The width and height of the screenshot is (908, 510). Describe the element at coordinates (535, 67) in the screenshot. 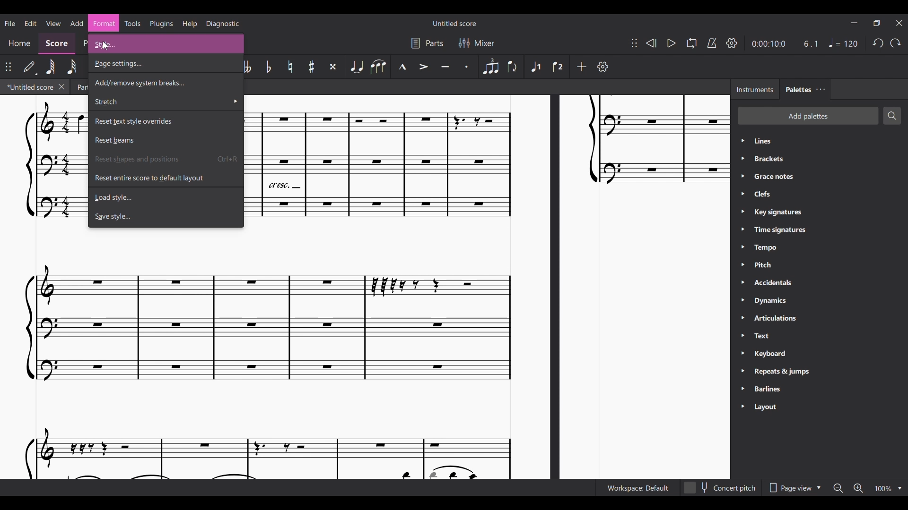

I see `Voice 1` at that location.